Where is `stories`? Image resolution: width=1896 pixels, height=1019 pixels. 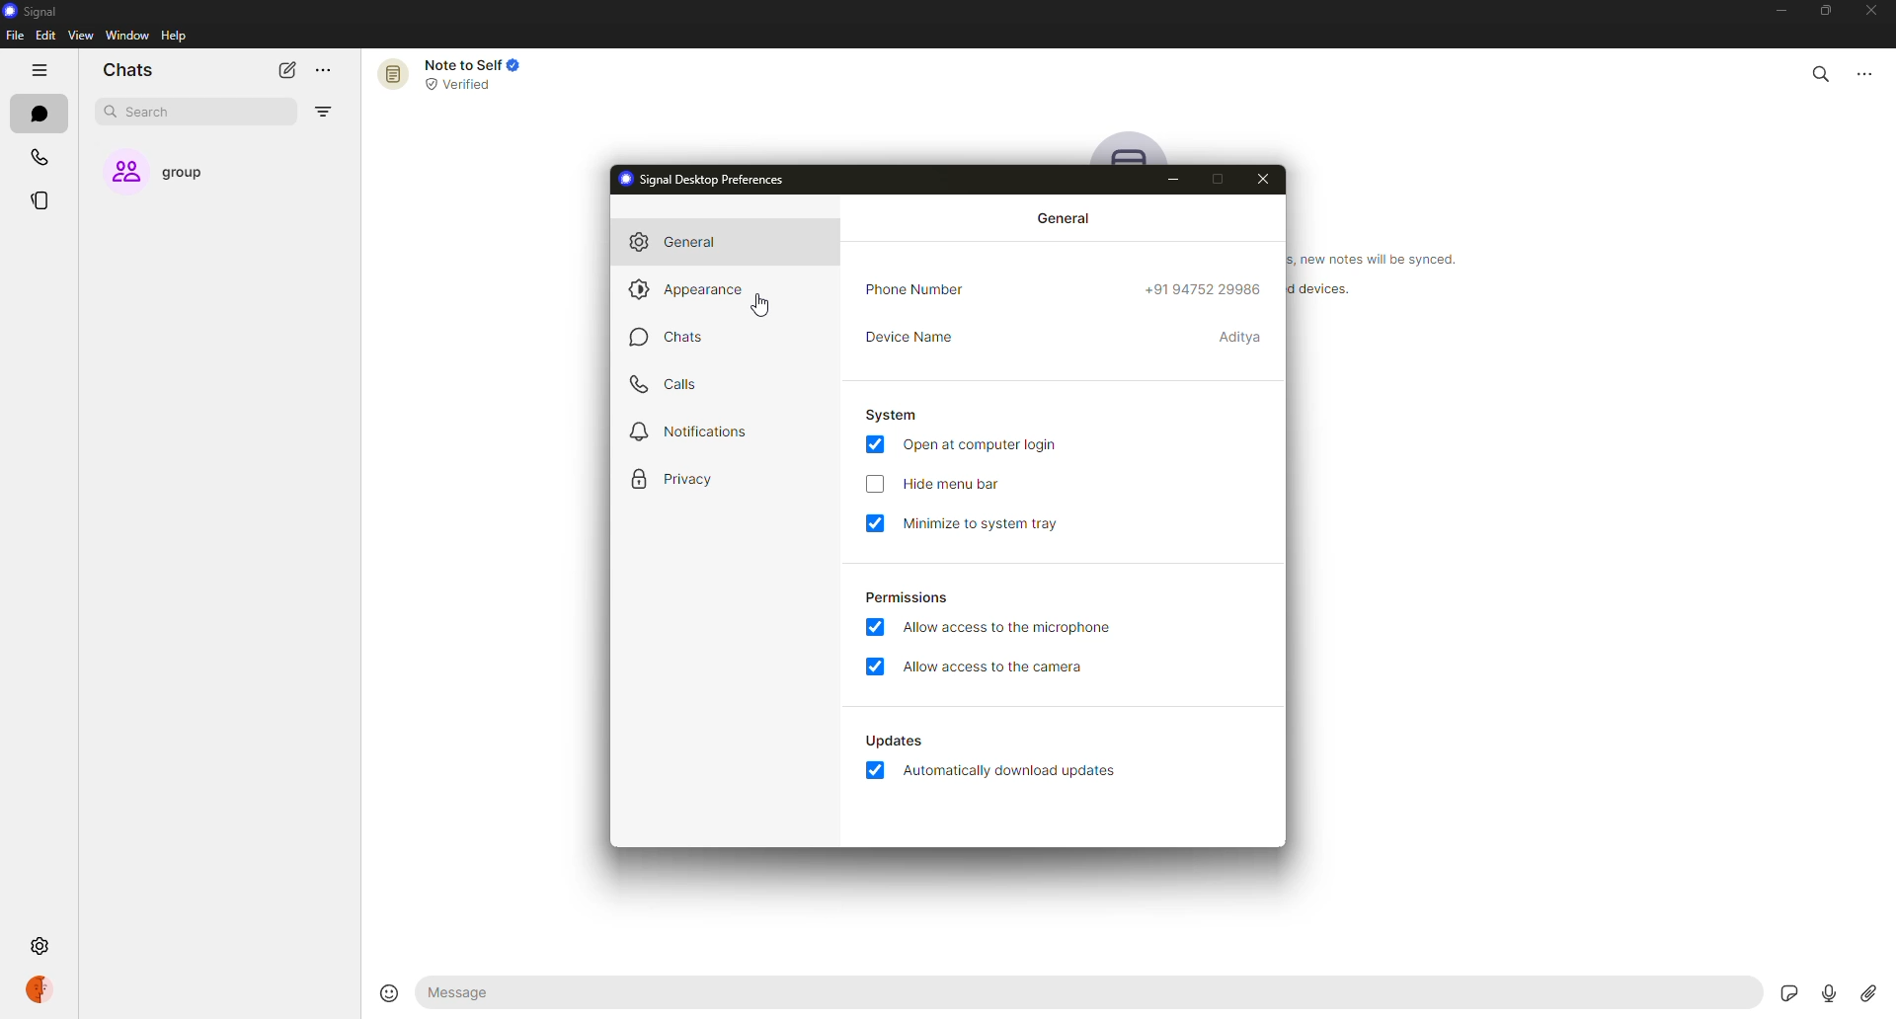 stories is located at coordinates (45, 200).